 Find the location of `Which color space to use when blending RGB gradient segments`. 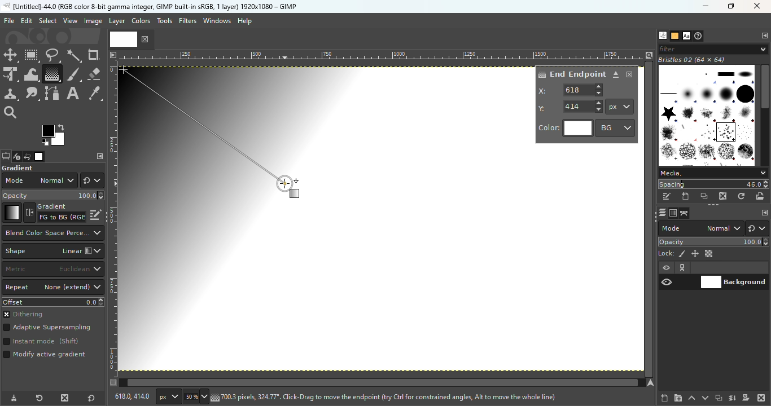

Which color space to use when blending RGB gradient segments is located at coordinates (52, 233).